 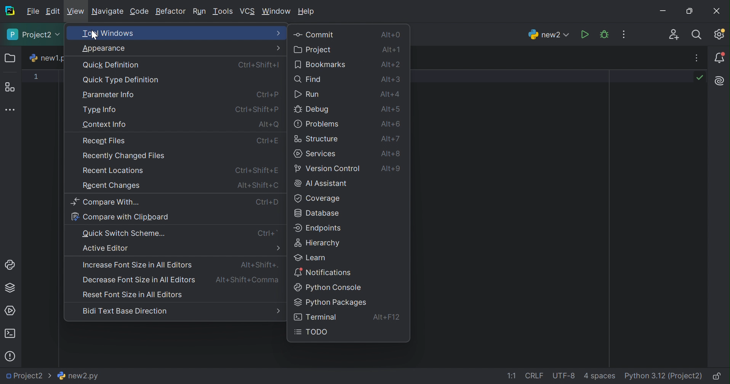 What do you see at coordinates (104, 141) in the screenshot?
I see `Recent files` at bounding box center [104, 141].